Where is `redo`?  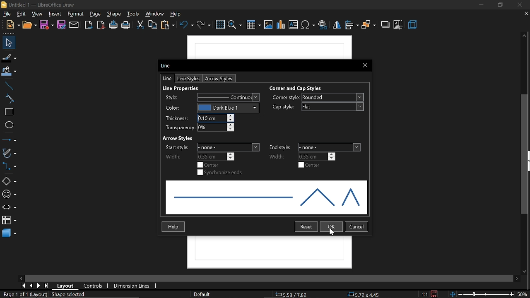
redo is located at coordinates (203, 27).